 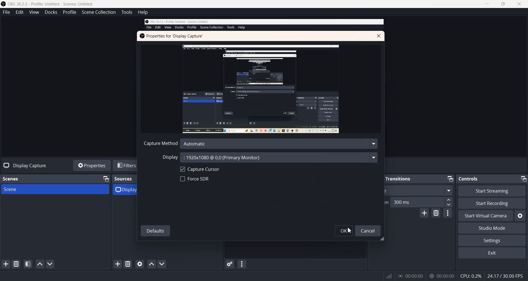 What do you see at coordinates (449, 179) in the screenshot?
I see `Minimize` at bounding box center [449, 179].